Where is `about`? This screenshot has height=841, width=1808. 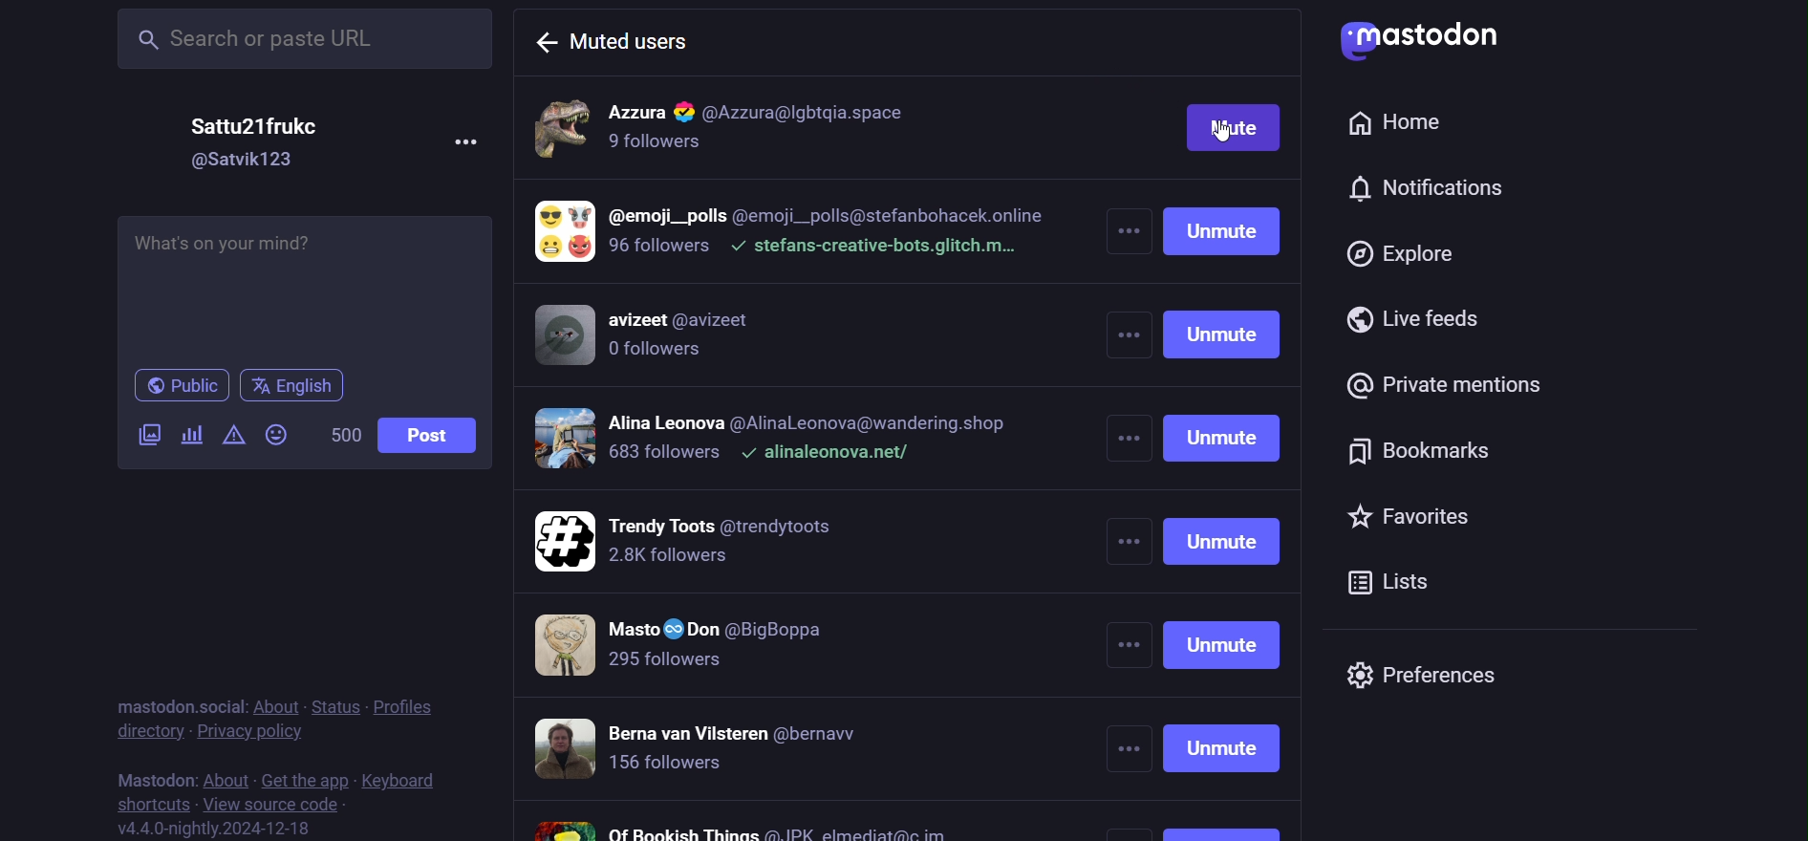
about is located at coordinates (225, 777).